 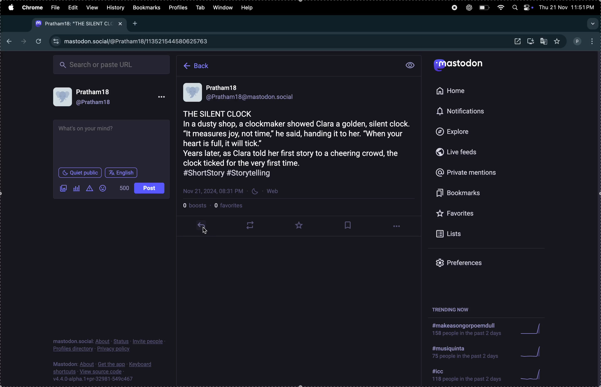 What do you see at coordinates (203, 8) in the screenshot?
I see `tab` at bounding box center [203, 8].